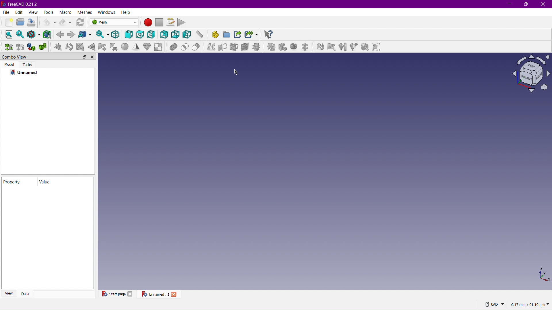 Image resolution: width=552 pixels, height=310 pixels. Describe the element at coordinates (213, 35) in the screenshot. I see `Create part` at that location.